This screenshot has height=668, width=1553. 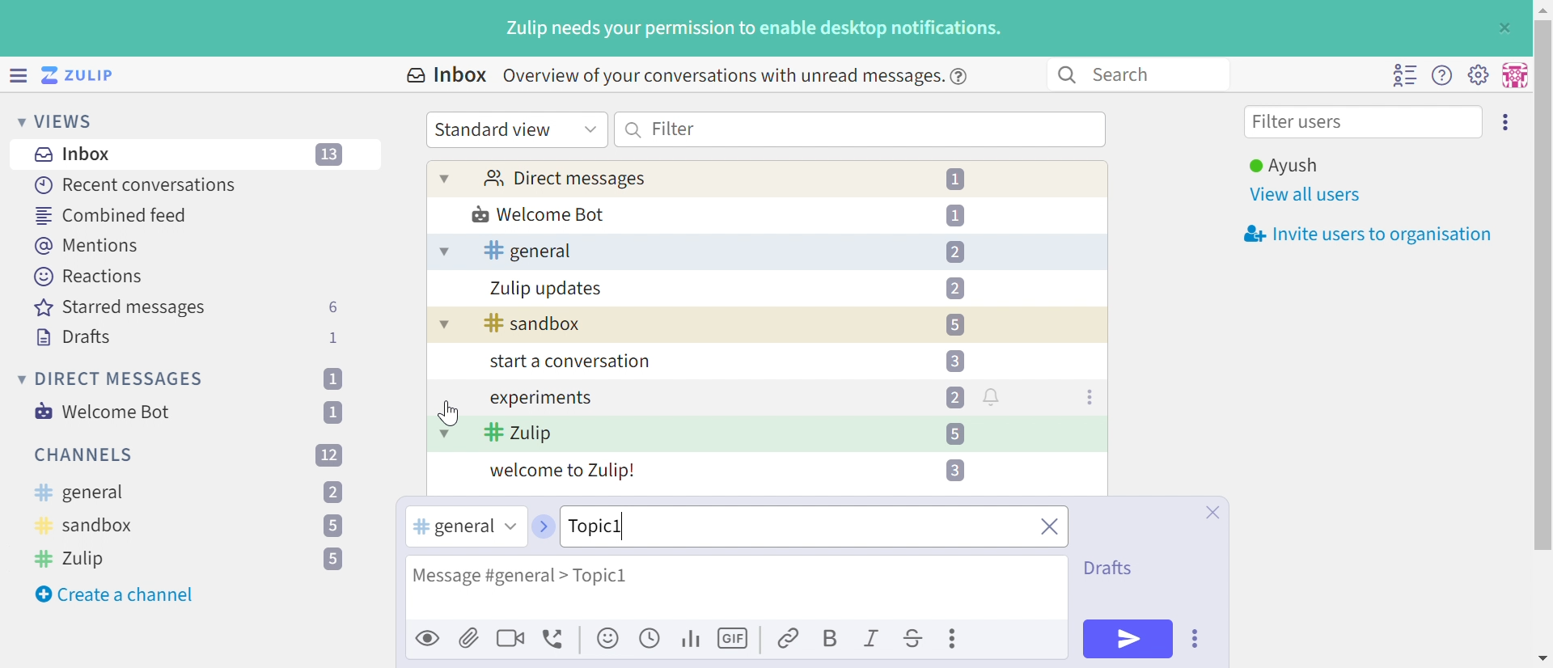 What do you see at coordinates (332, 527) in the screenshot?
I see `5` at bounding box center [332, 527].